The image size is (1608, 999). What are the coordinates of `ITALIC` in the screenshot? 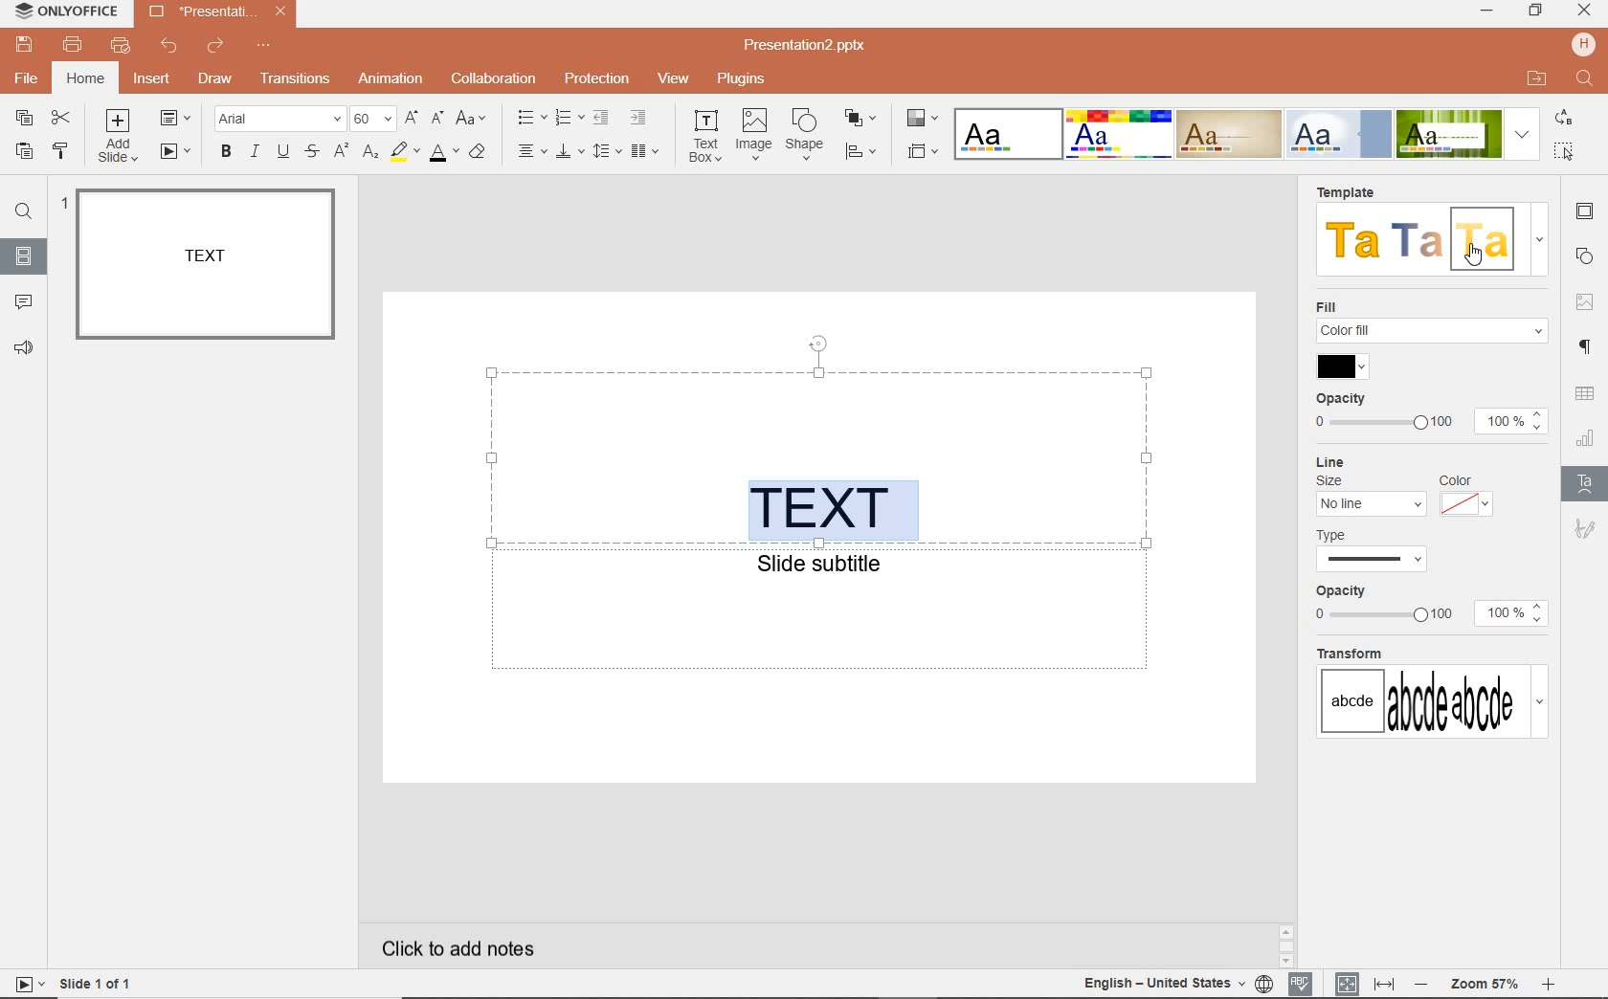 It's located at (255, 152).